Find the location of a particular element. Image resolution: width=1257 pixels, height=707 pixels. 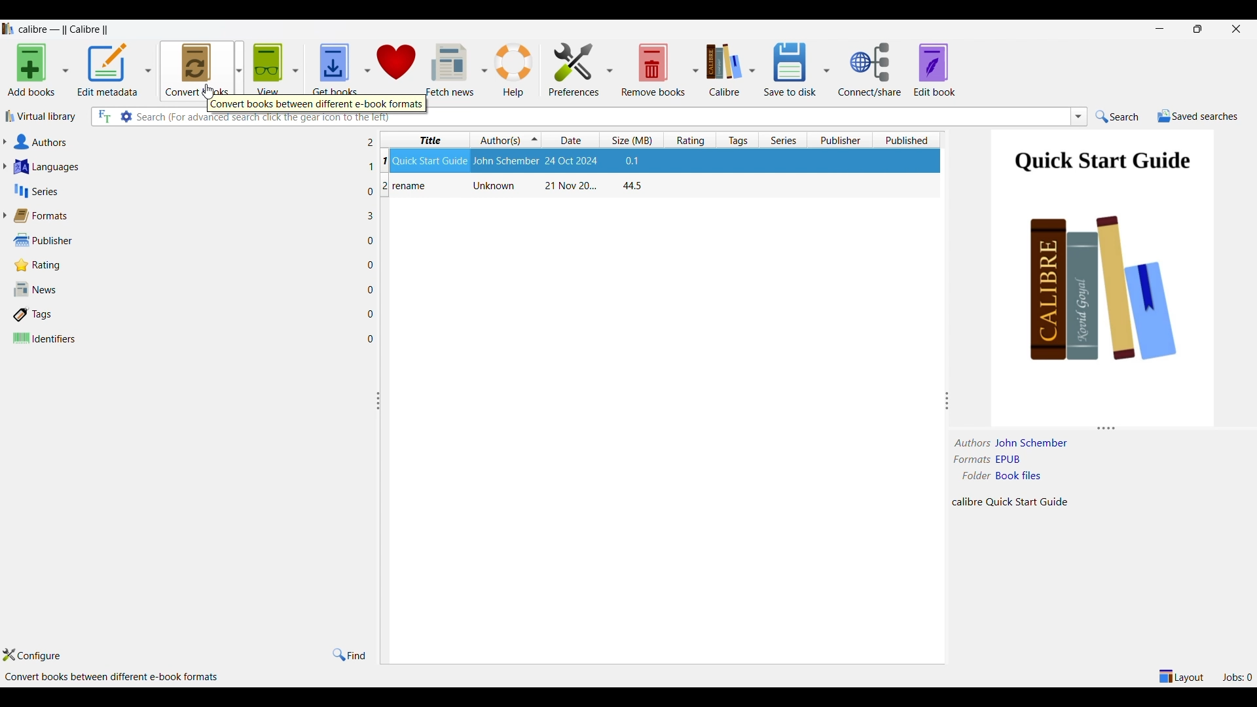

formats is located at coordinates (971, 460).